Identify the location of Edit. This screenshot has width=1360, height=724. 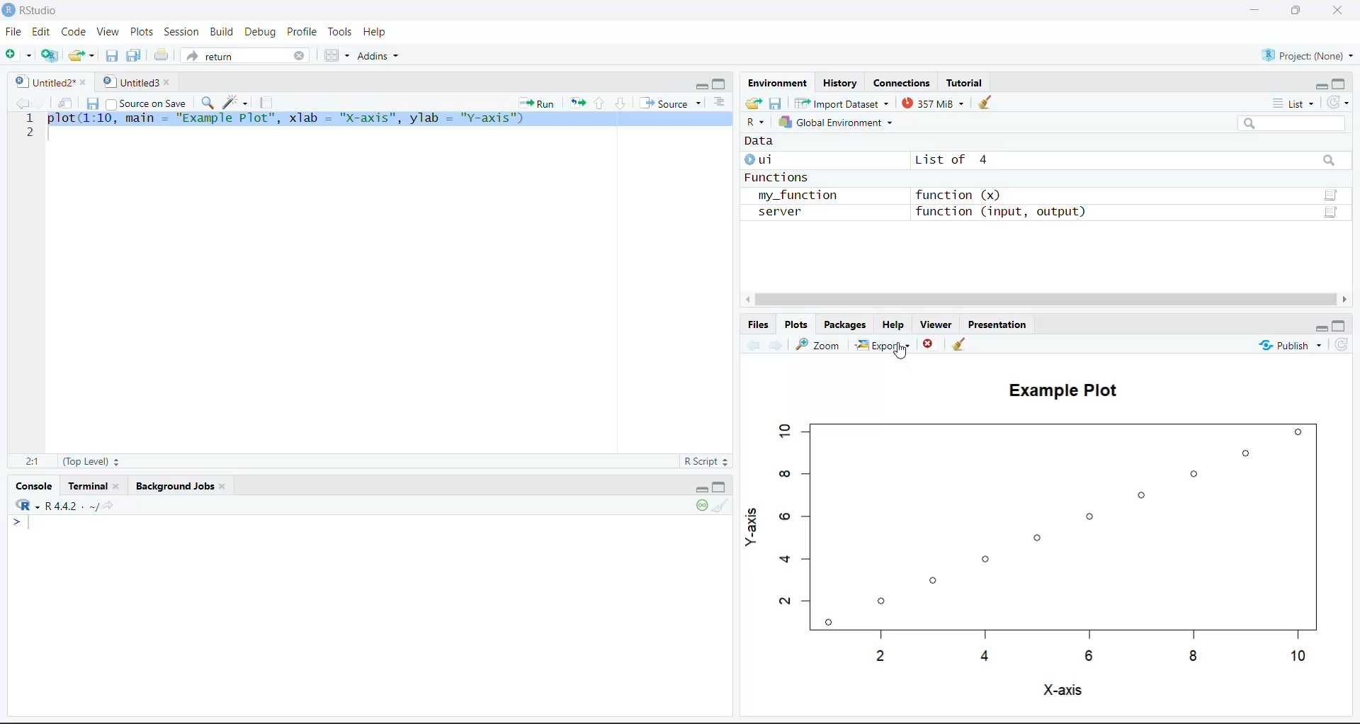
(41, 32).